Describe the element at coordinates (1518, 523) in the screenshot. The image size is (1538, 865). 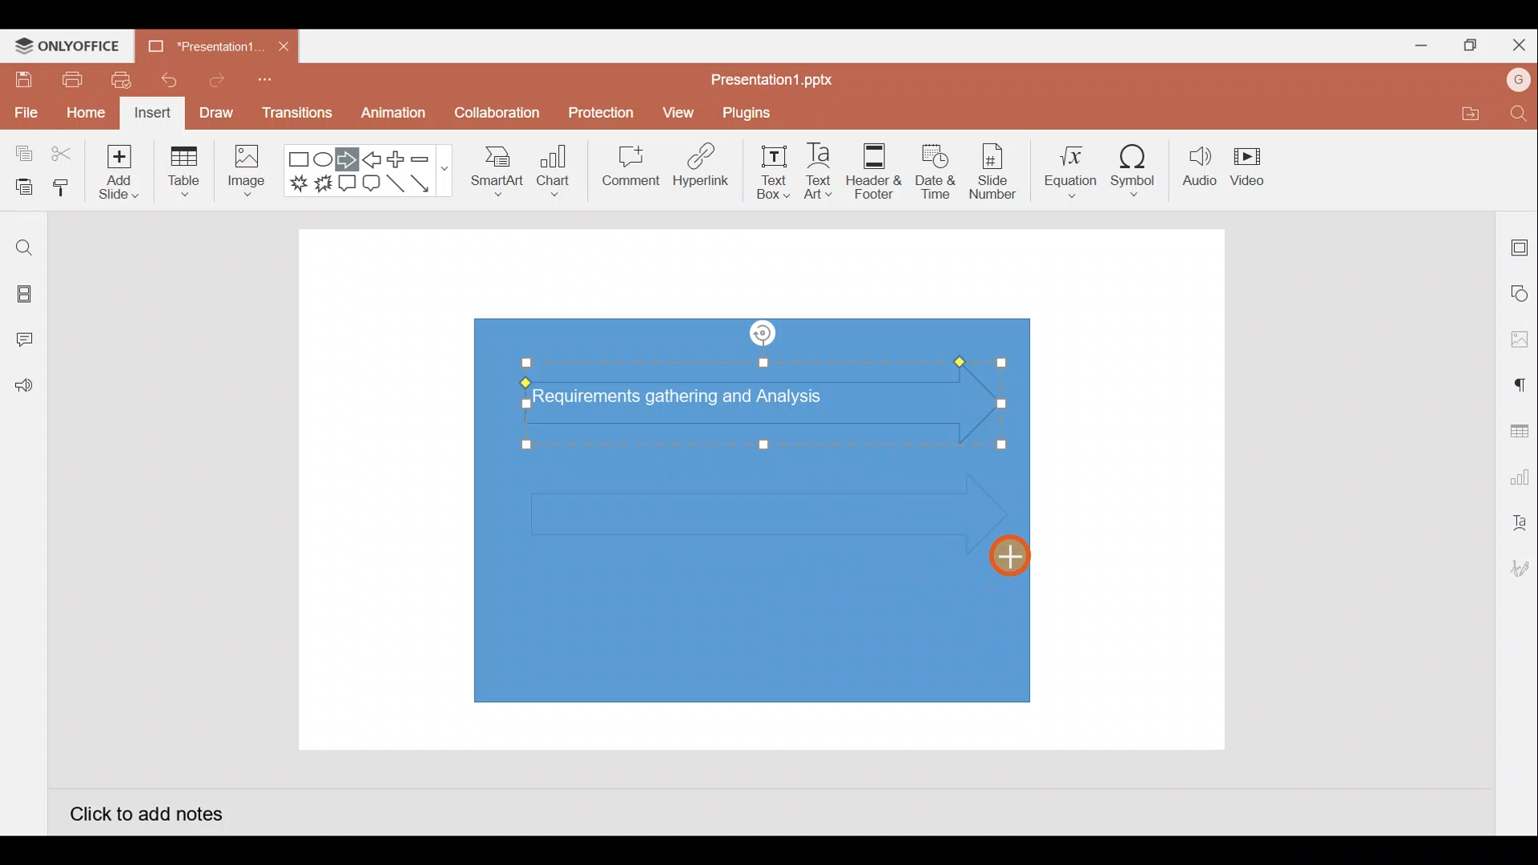
I see `Text Art settings` at that location.